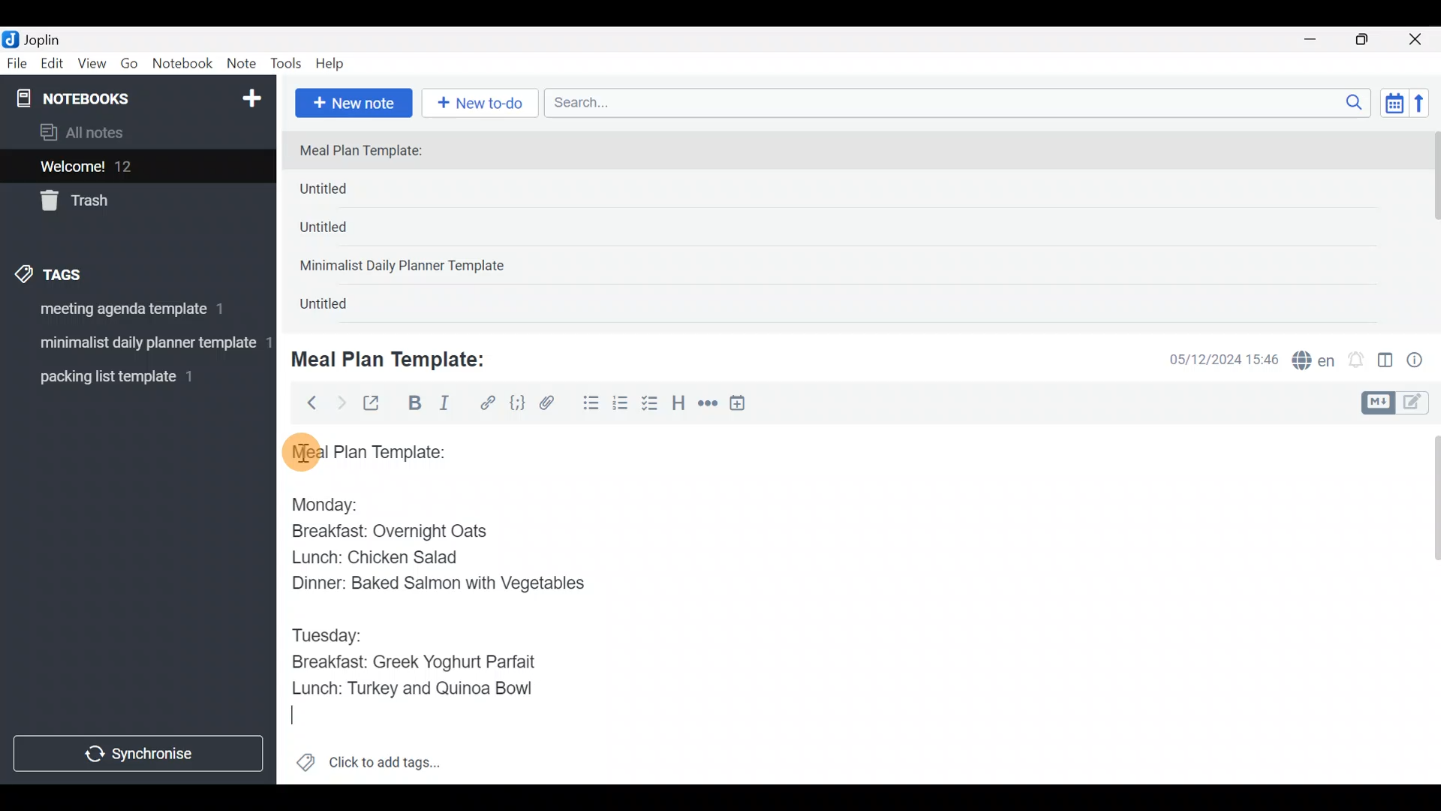 This screenshot has height=811, width=1441. I want to click on Reverse sort, so click(1427, 107).